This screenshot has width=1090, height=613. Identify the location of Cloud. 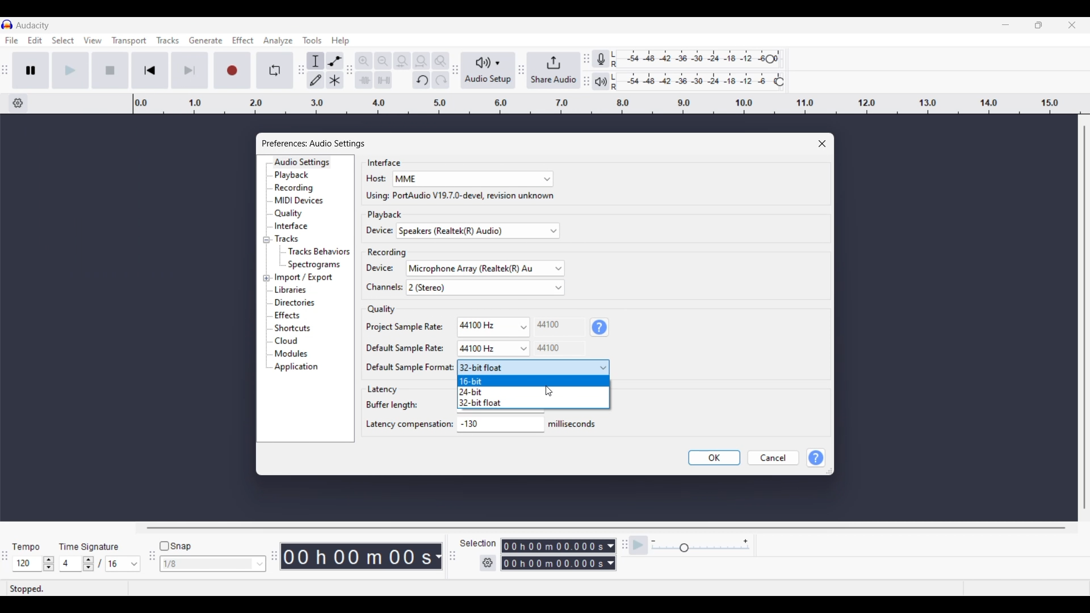
(301, 341).